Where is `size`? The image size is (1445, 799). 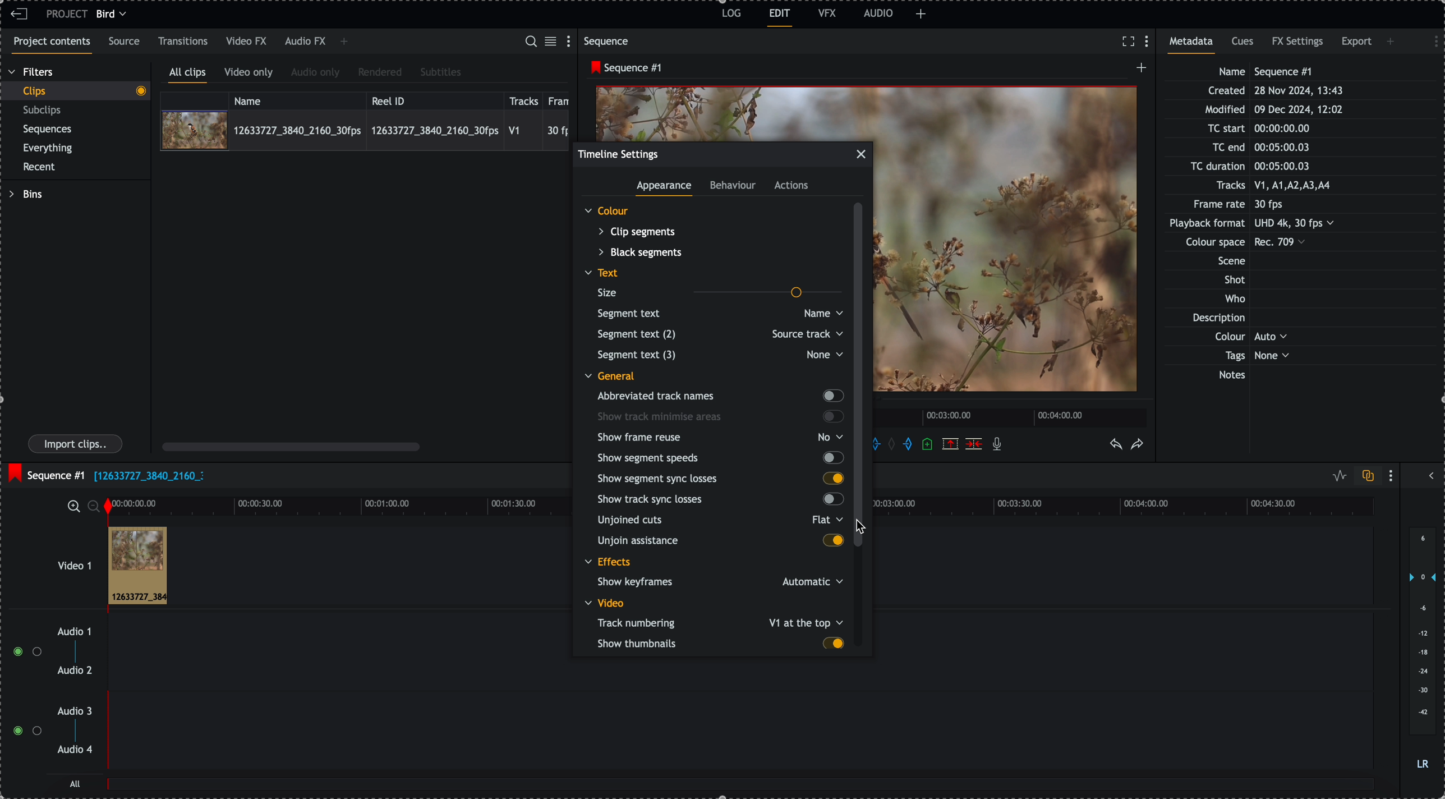
size is located at coordinates (716, 292).